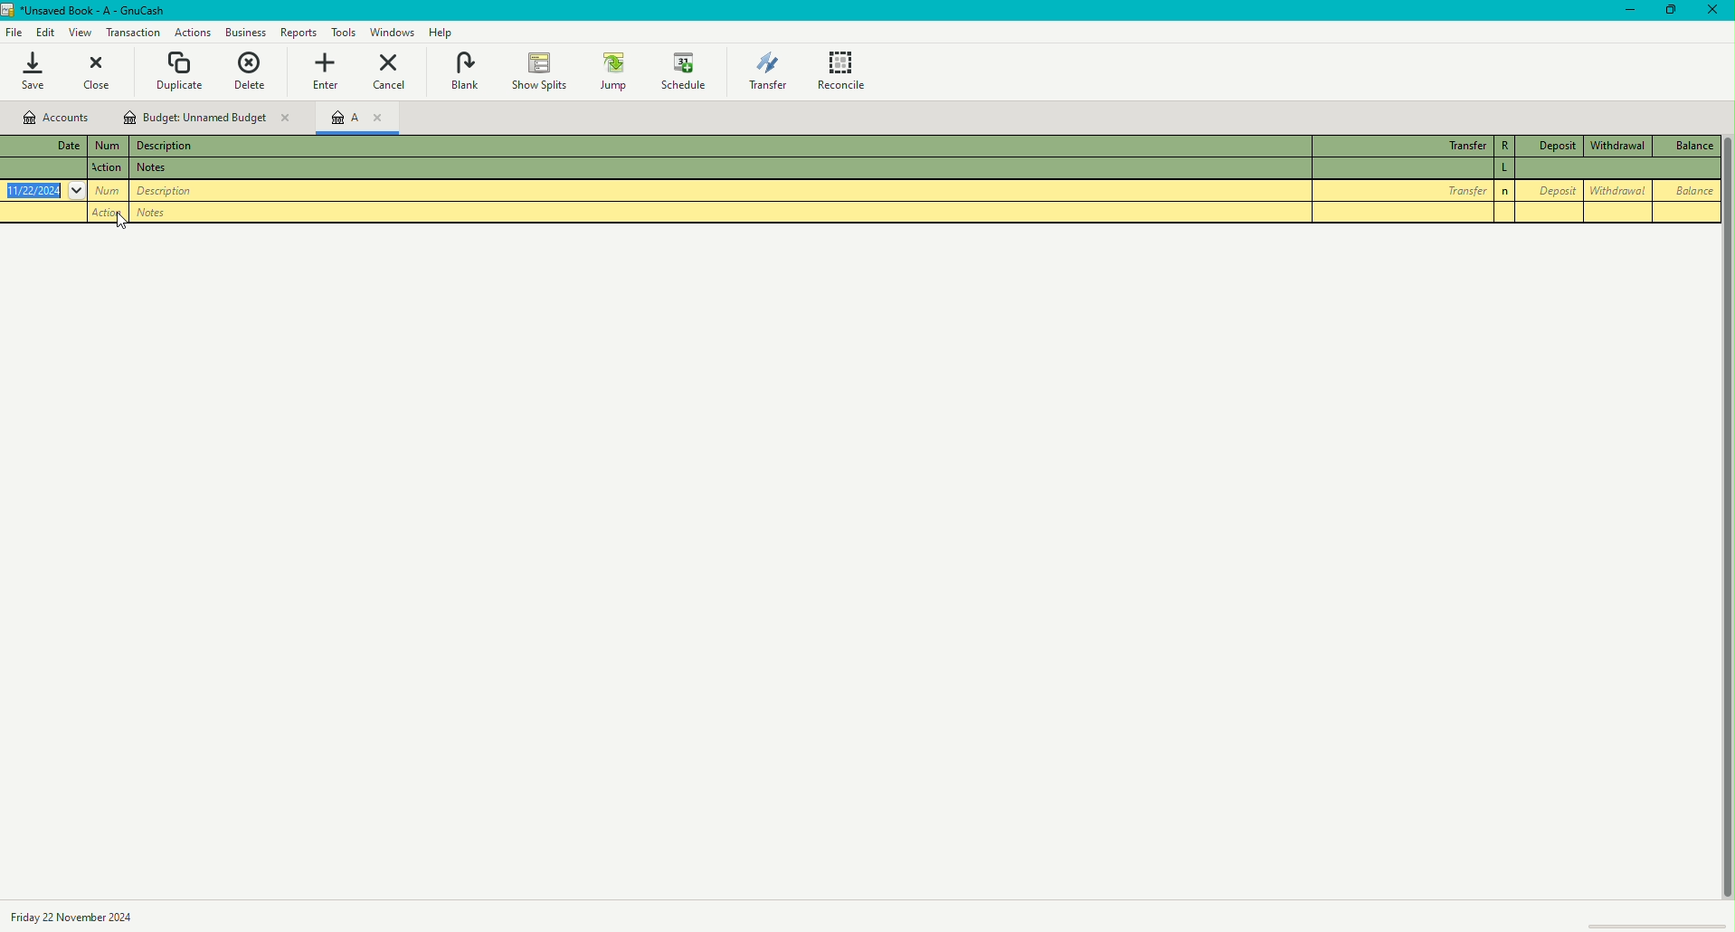 The height and width of the screenshot is (932, 1735). What do you see at coordinates (537, 68) in the screenshot?
I see `Show Splits` at bounding box center [537, 68].